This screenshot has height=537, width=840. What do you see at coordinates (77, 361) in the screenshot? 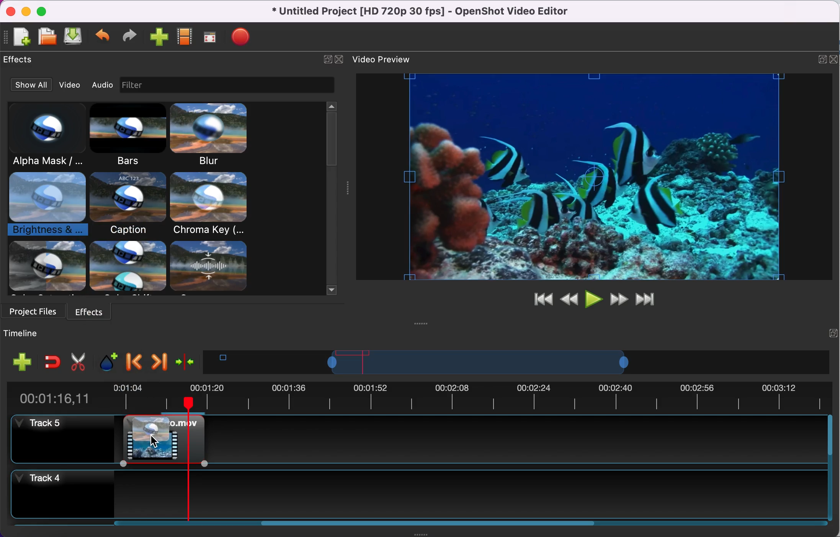
I see `cut` at bounding box center [77, 361].